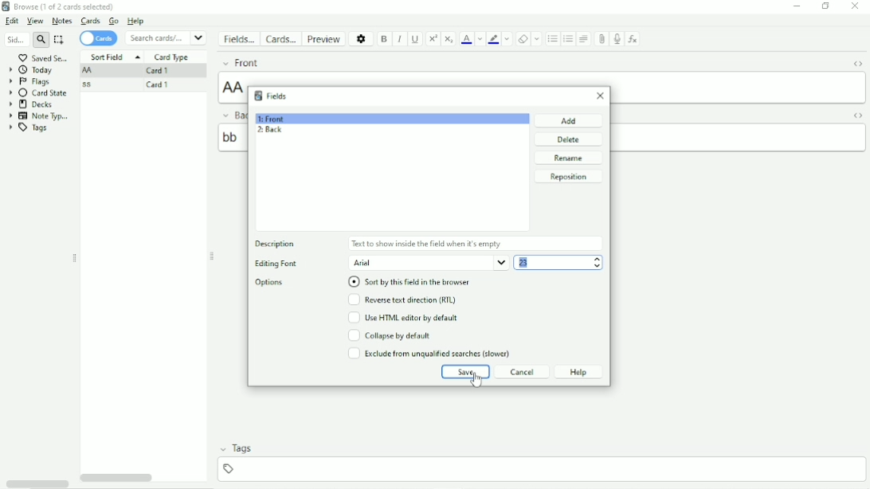  I want to click on Change color, so click(480, 39).